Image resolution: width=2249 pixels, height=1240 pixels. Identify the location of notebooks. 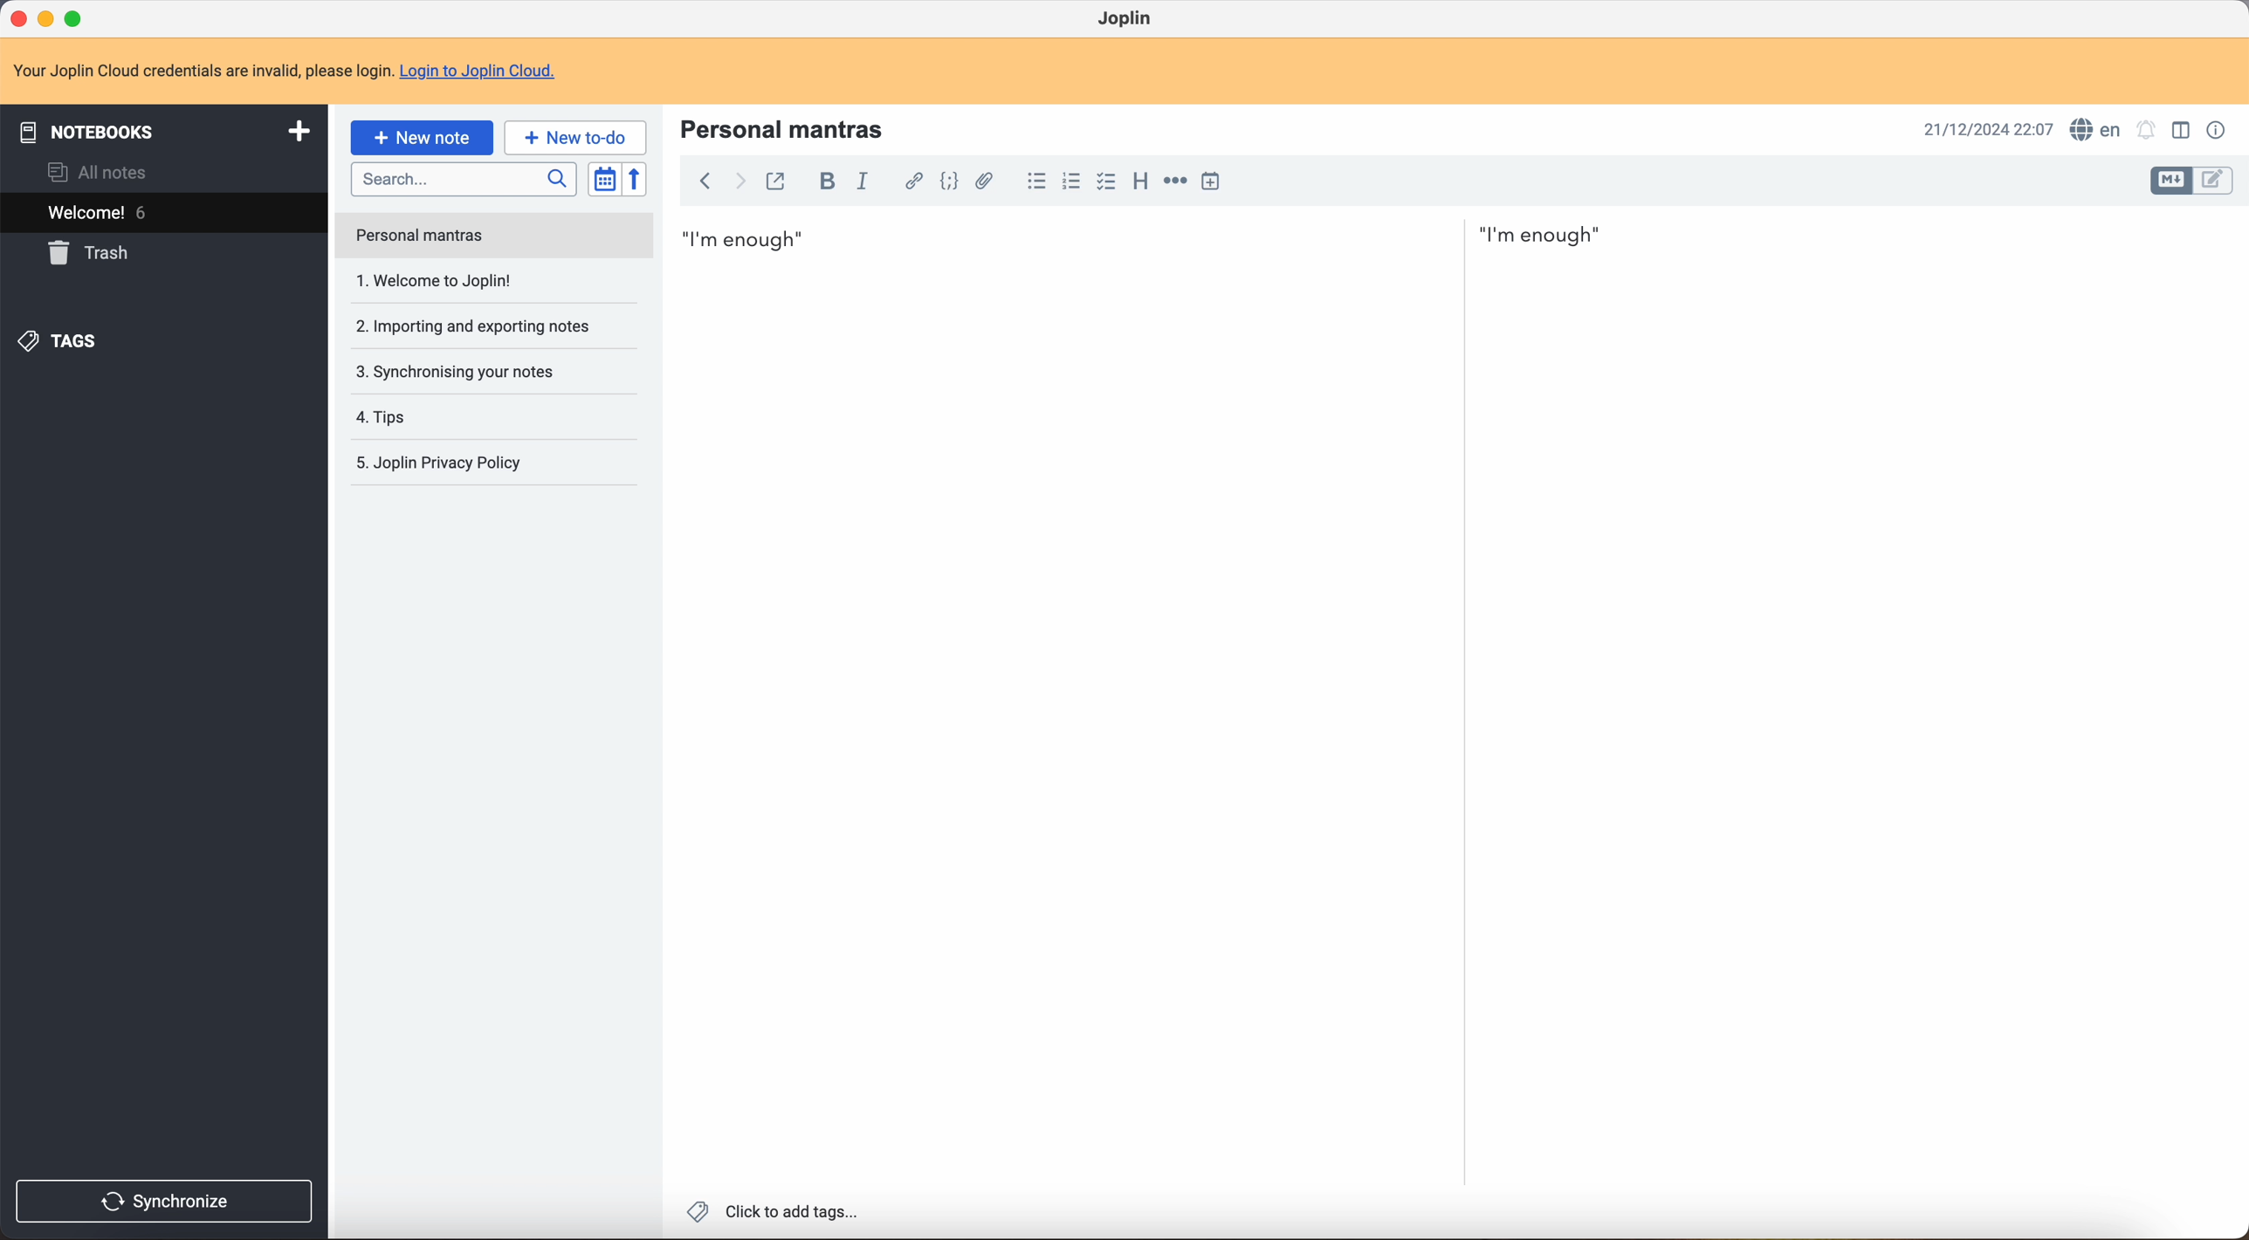
(164, 129).